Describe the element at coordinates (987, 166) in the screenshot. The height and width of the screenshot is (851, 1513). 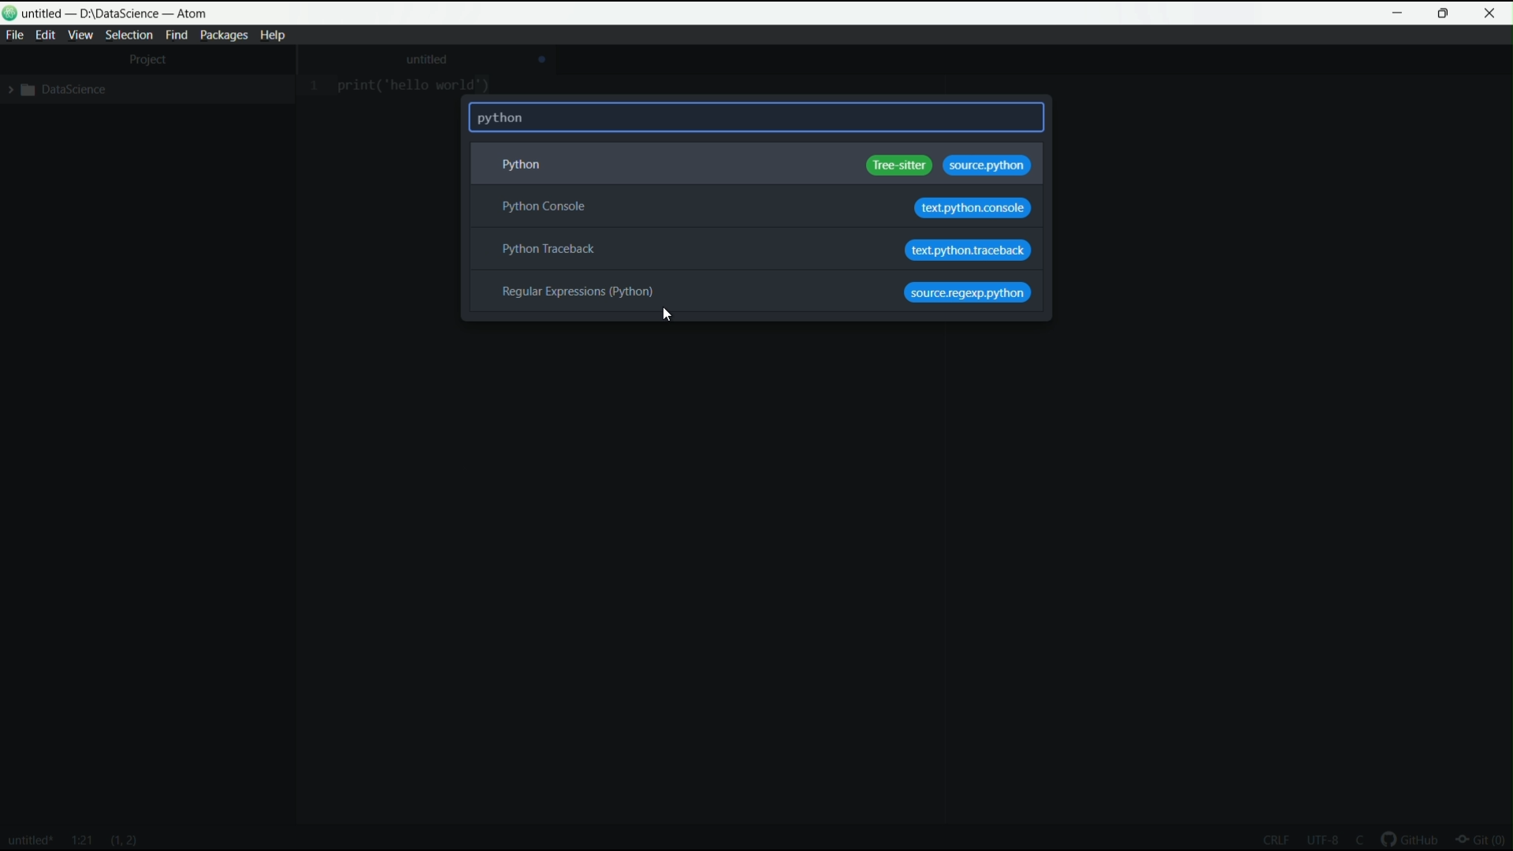
I see `source.python` at that location.